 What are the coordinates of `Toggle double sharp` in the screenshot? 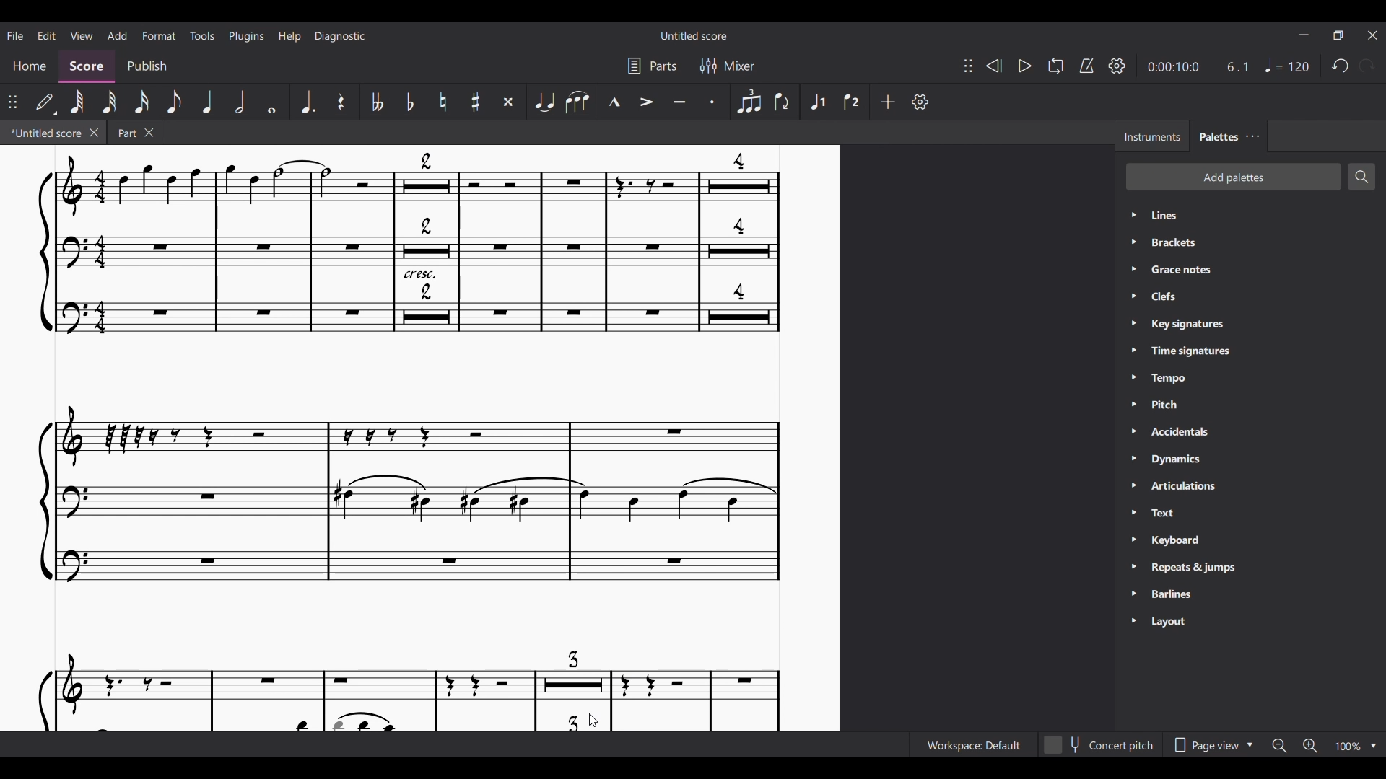 It's located at (510, 102).